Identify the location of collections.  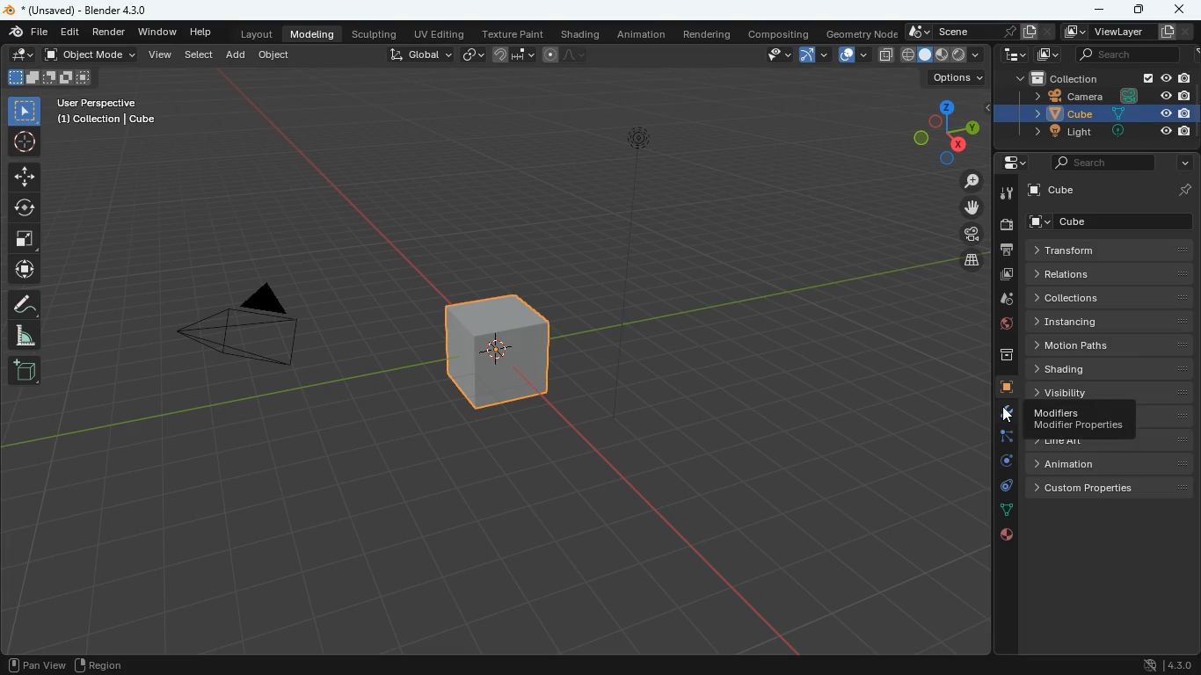
(1115, 298).